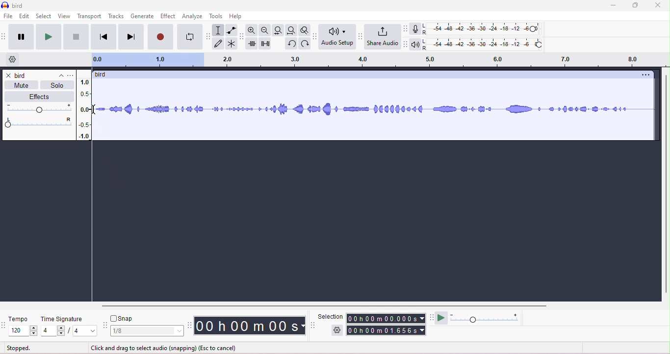 This screenshot has width=670, height=354. Describe the element at coordinates (148, 331) in the screenshot. I see `1/8 (select snap)` at that location.